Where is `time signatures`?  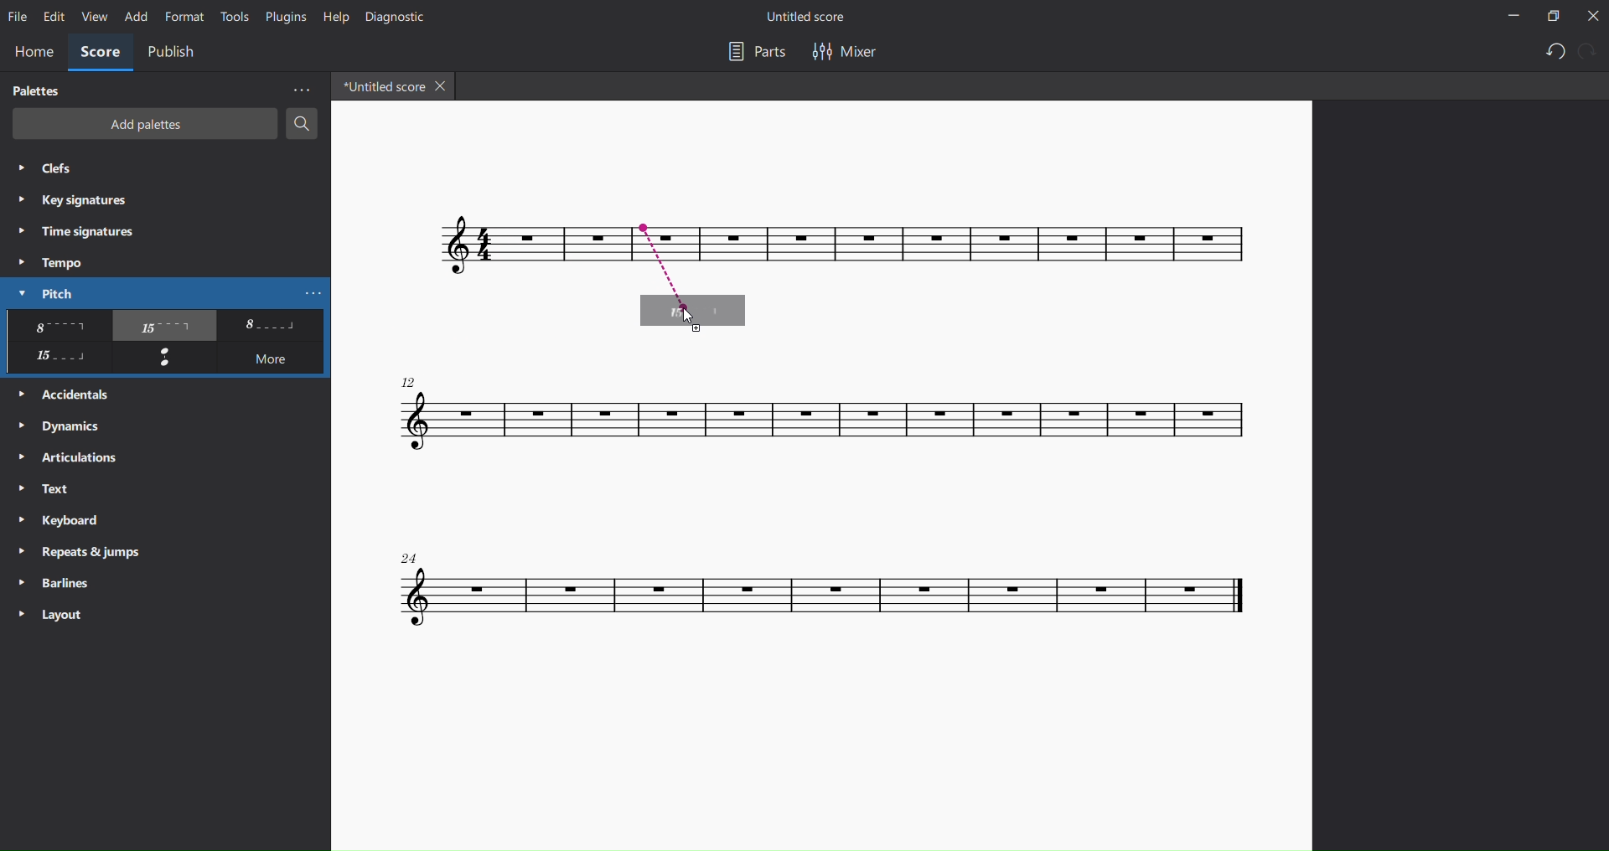
time signatures is located at coordinates (75, 233).